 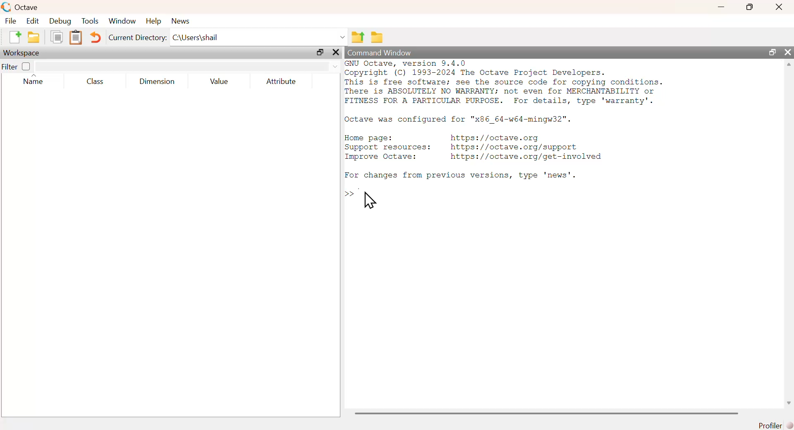 What do you see at coordinates (720, 7) in the screenshot?
I see `minimize` at bounding box center [720, 7].